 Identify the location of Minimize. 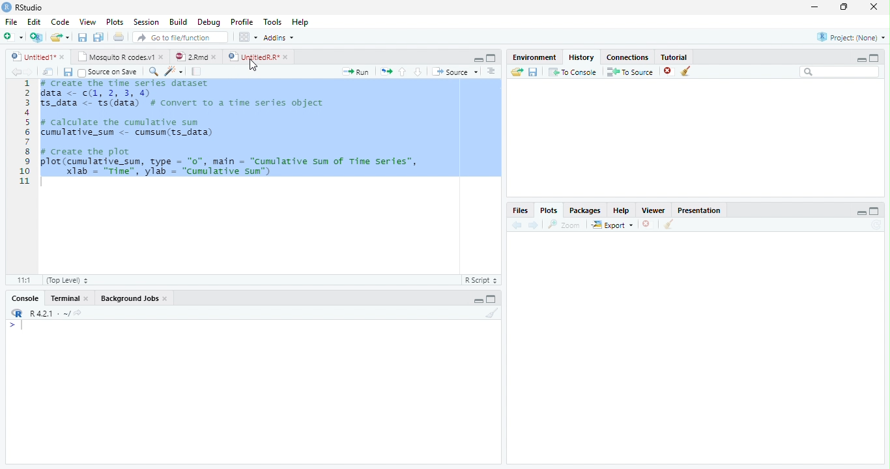
(478, 60).